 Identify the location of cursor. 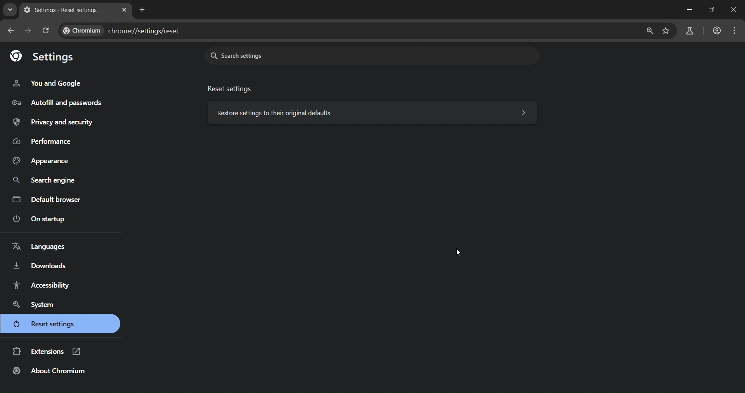
(459, 254).